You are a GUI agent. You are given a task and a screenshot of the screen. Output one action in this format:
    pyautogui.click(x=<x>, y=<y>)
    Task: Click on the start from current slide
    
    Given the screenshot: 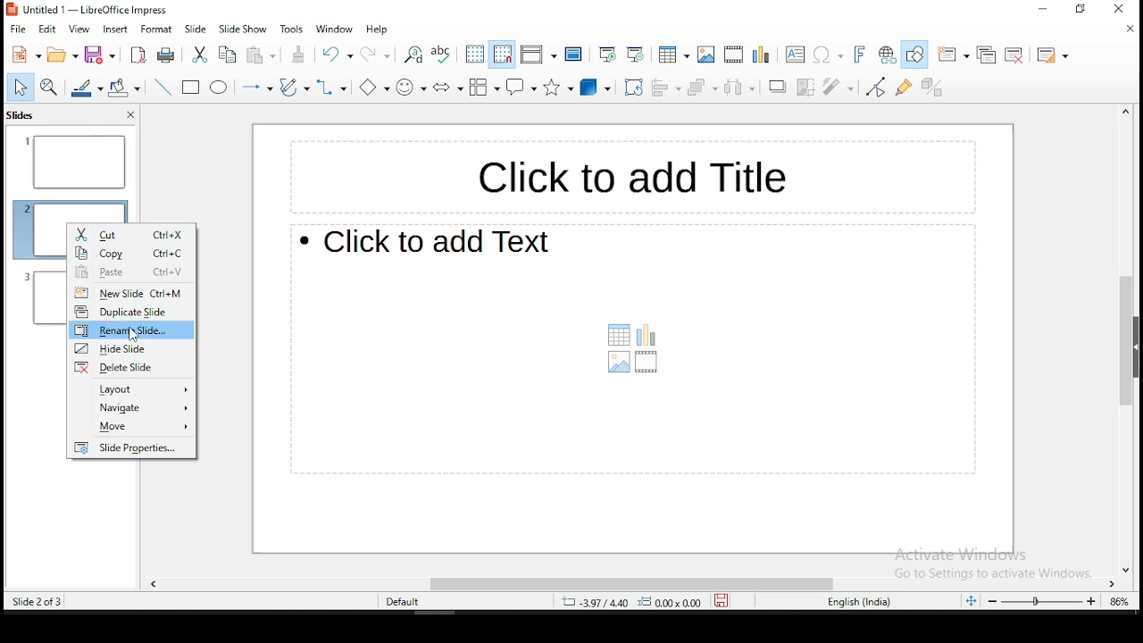 What is the action you would take?
    pyautogui.click(x=637, y=55)
    